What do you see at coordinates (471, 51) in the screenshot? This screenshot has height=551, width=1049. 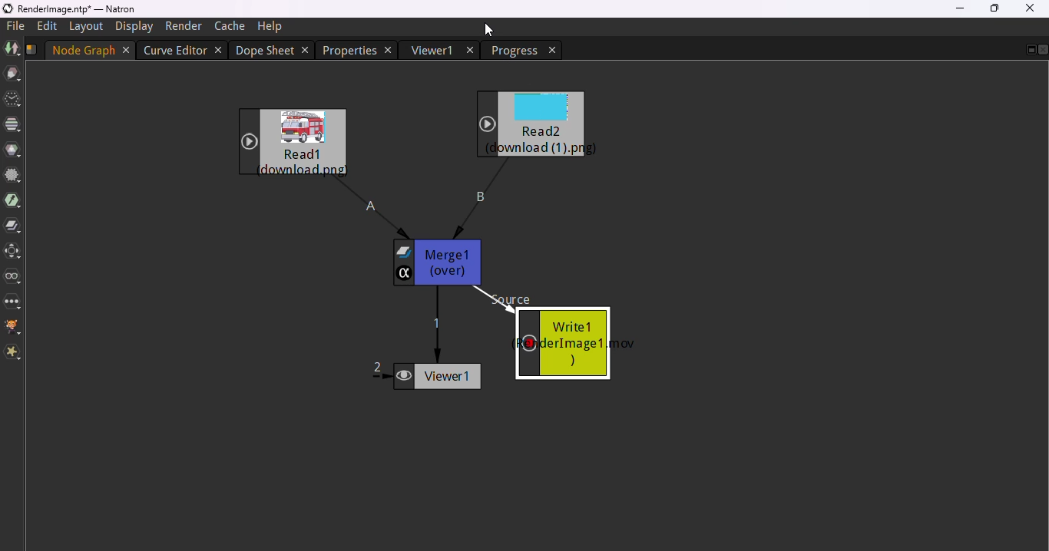 I see `close tab` at bounding box center [471, 51].